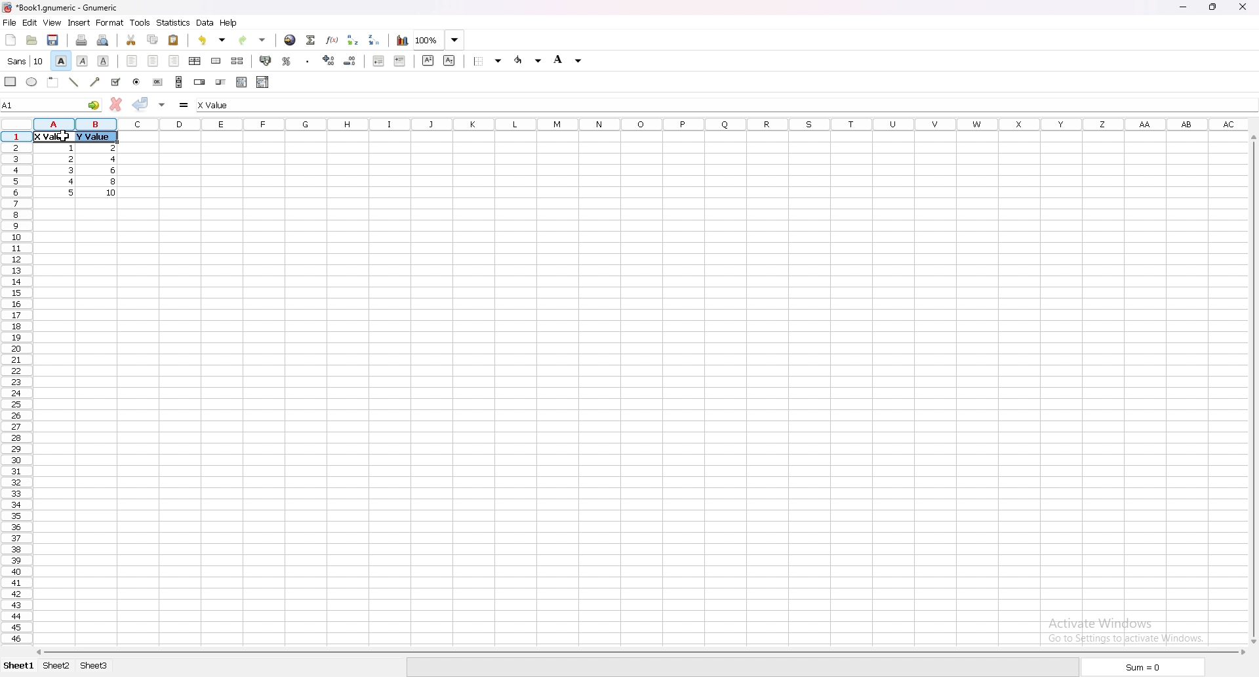 Image resolution: width=1259 pixels, height=677 pixels. What do you see at coordinates (14, 394) in the screenshot?
I see `rows` at bounding box center [14, 394].